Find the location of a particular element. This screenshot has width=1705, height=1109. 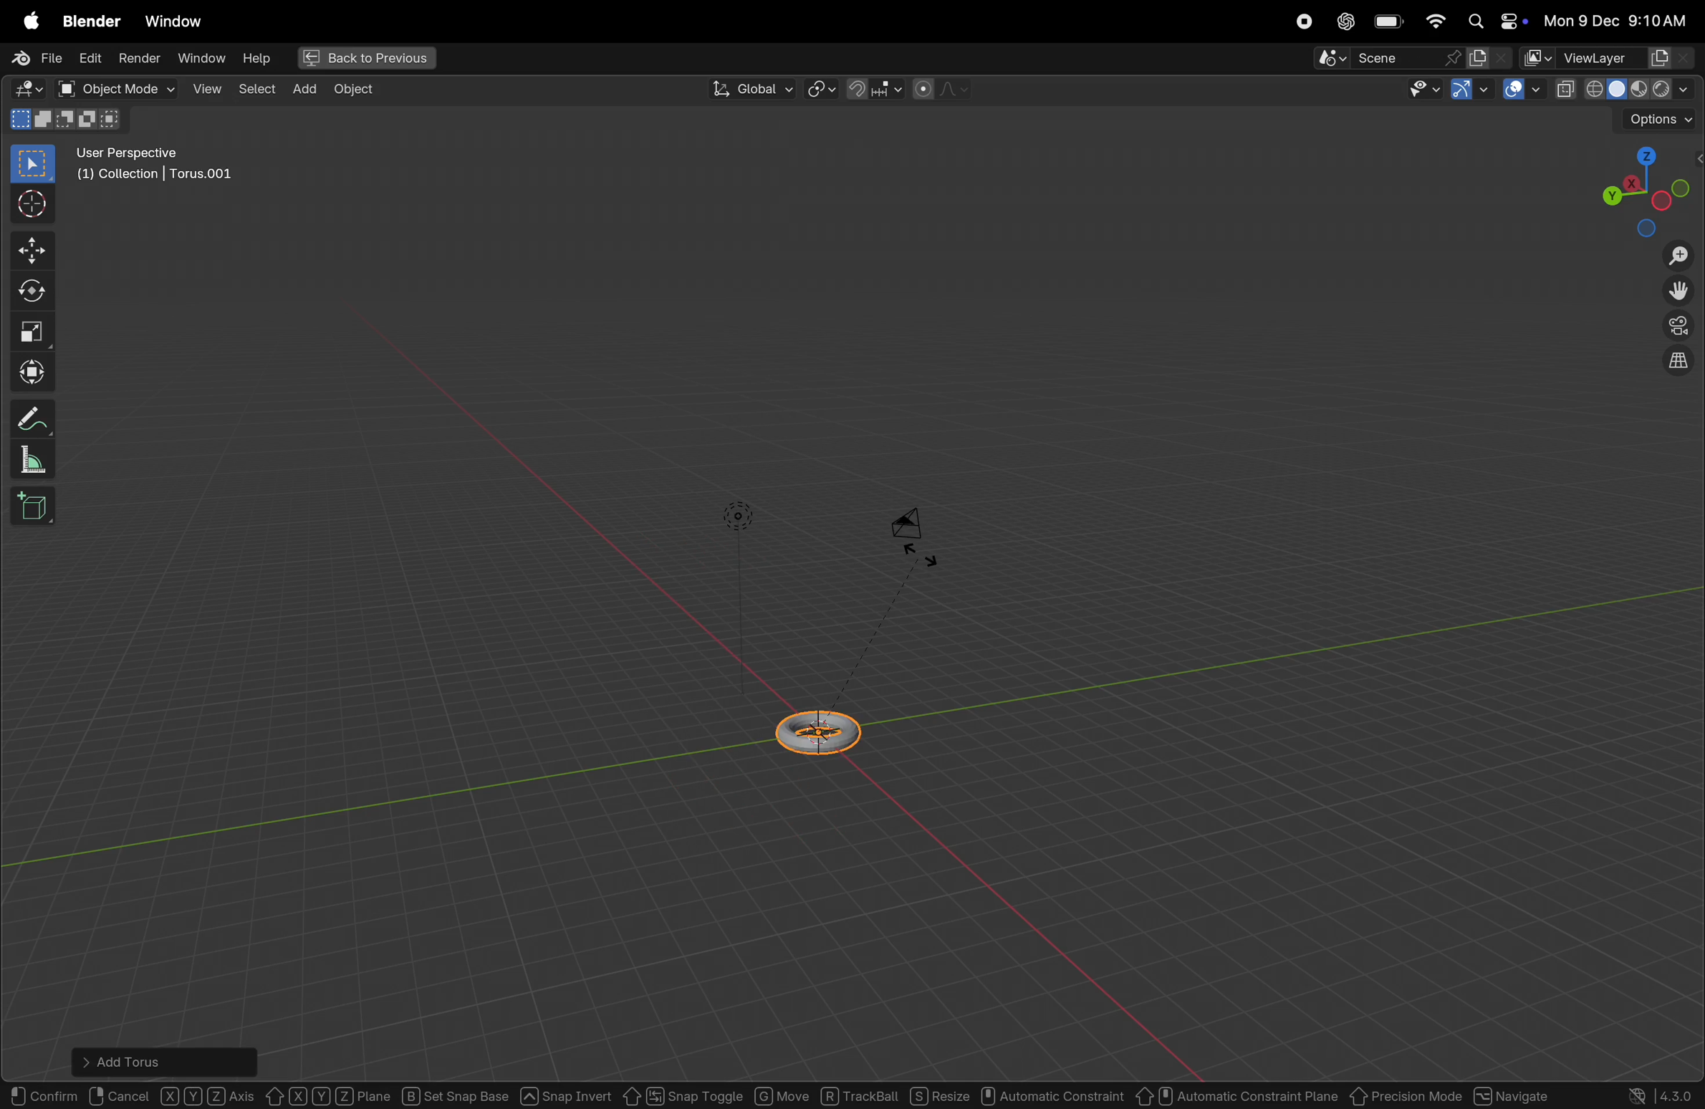

Gimzos is located at coordinates (1469, 90).